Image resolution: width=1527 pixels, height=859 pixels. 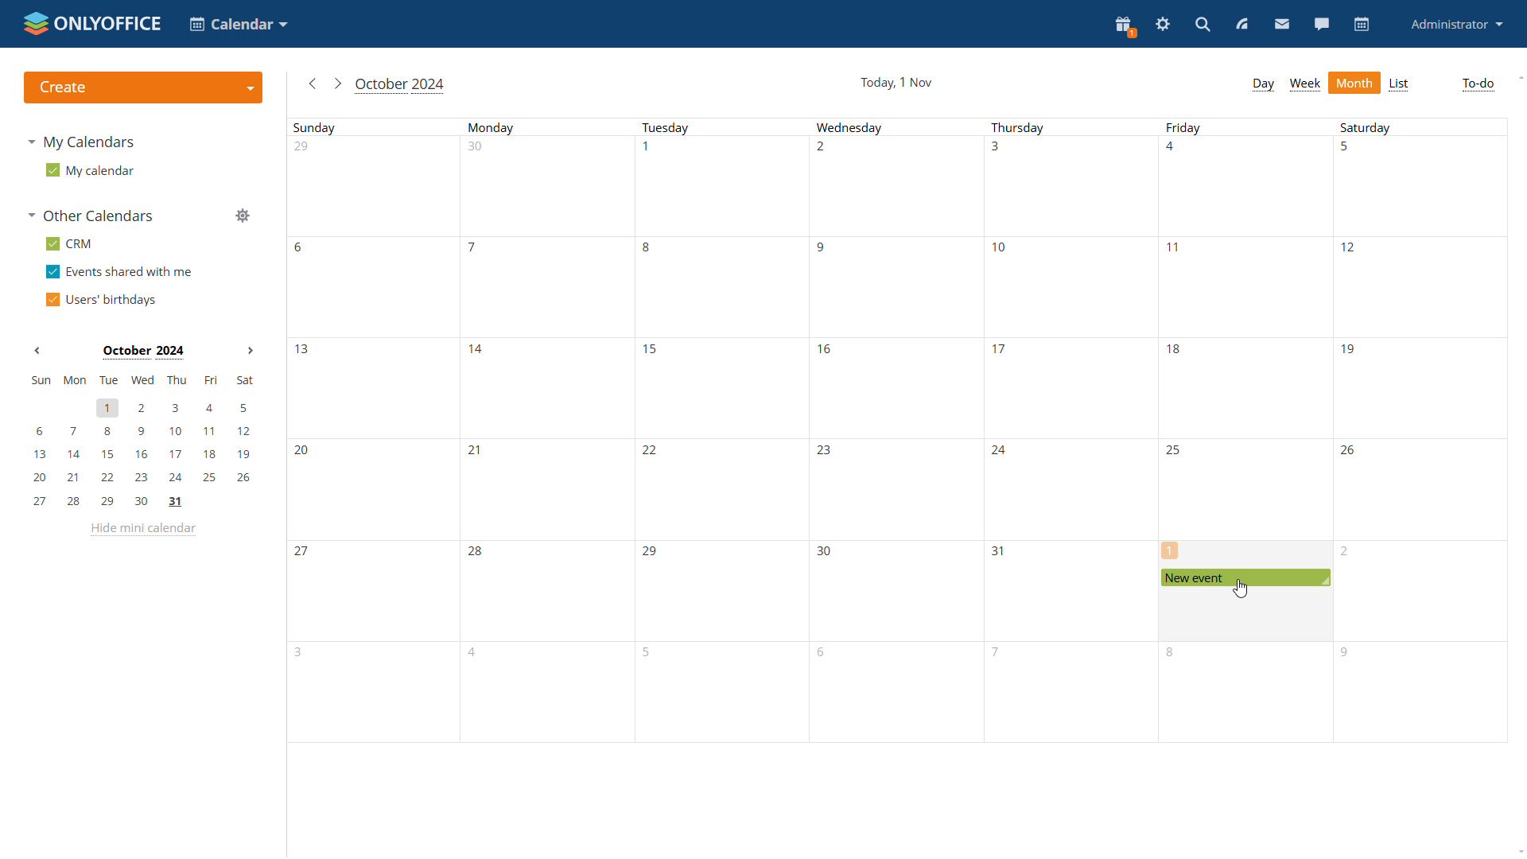 I want to click on serringas, so click(x=1164, y=25).